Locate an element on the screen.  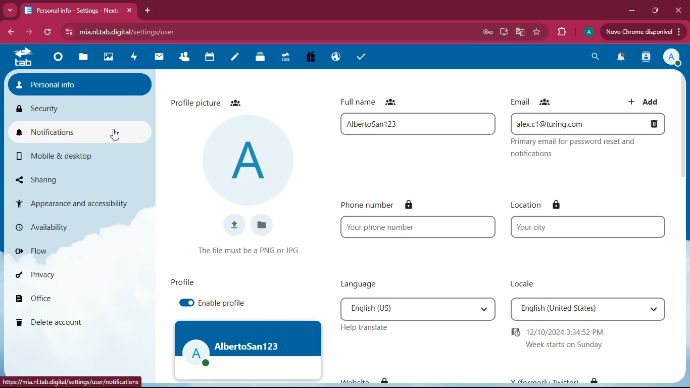
language is located at coordinates (415, 308).